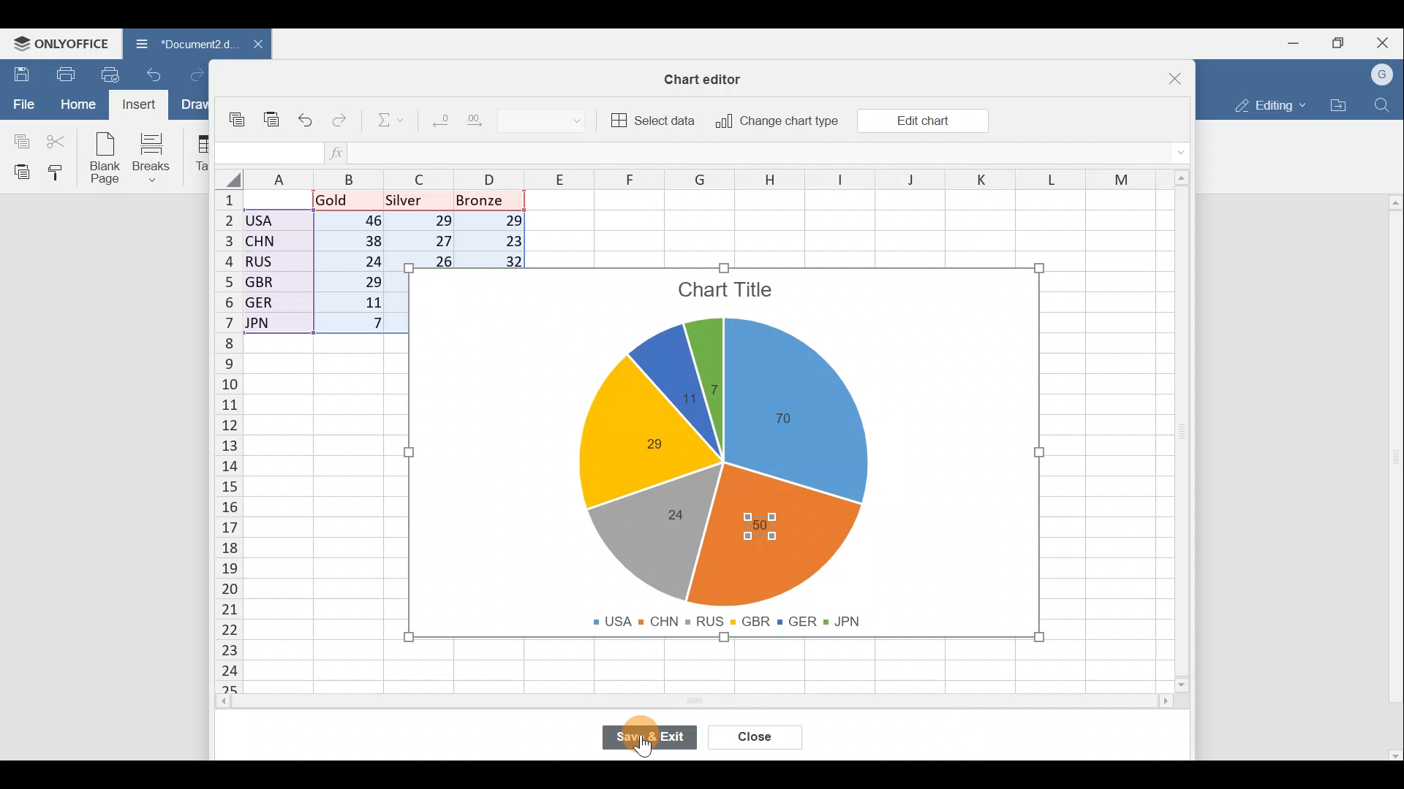 The width and height of the screenshot is (1404, 789). Describe the element at coordinates (931, 120) in the screenshot. I see `Cursor on Edit chart` at that location.